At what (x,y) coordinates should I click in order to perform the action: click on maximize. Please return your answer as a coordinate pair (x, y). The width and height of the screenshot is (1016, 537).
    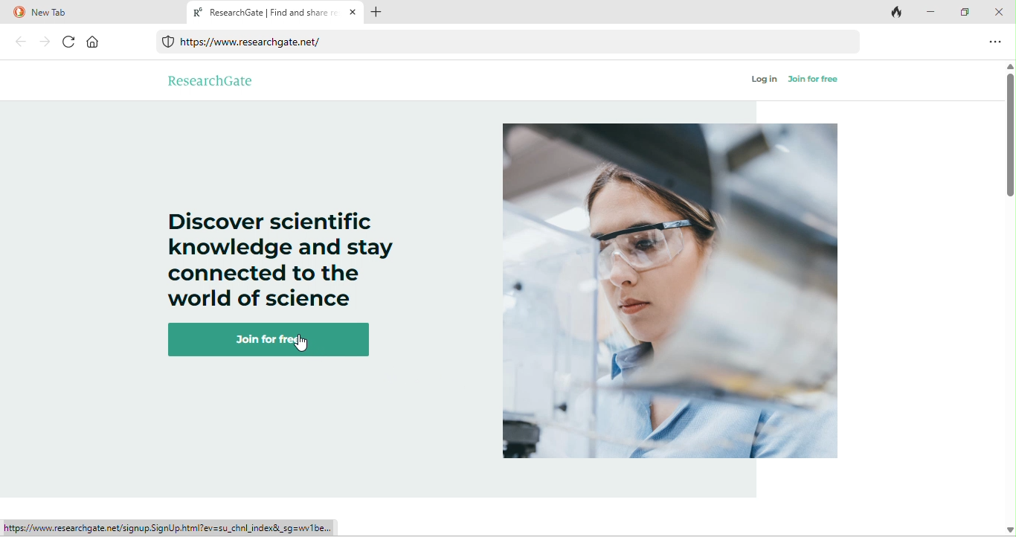
    Looking at the image, I should click on (963, 13).